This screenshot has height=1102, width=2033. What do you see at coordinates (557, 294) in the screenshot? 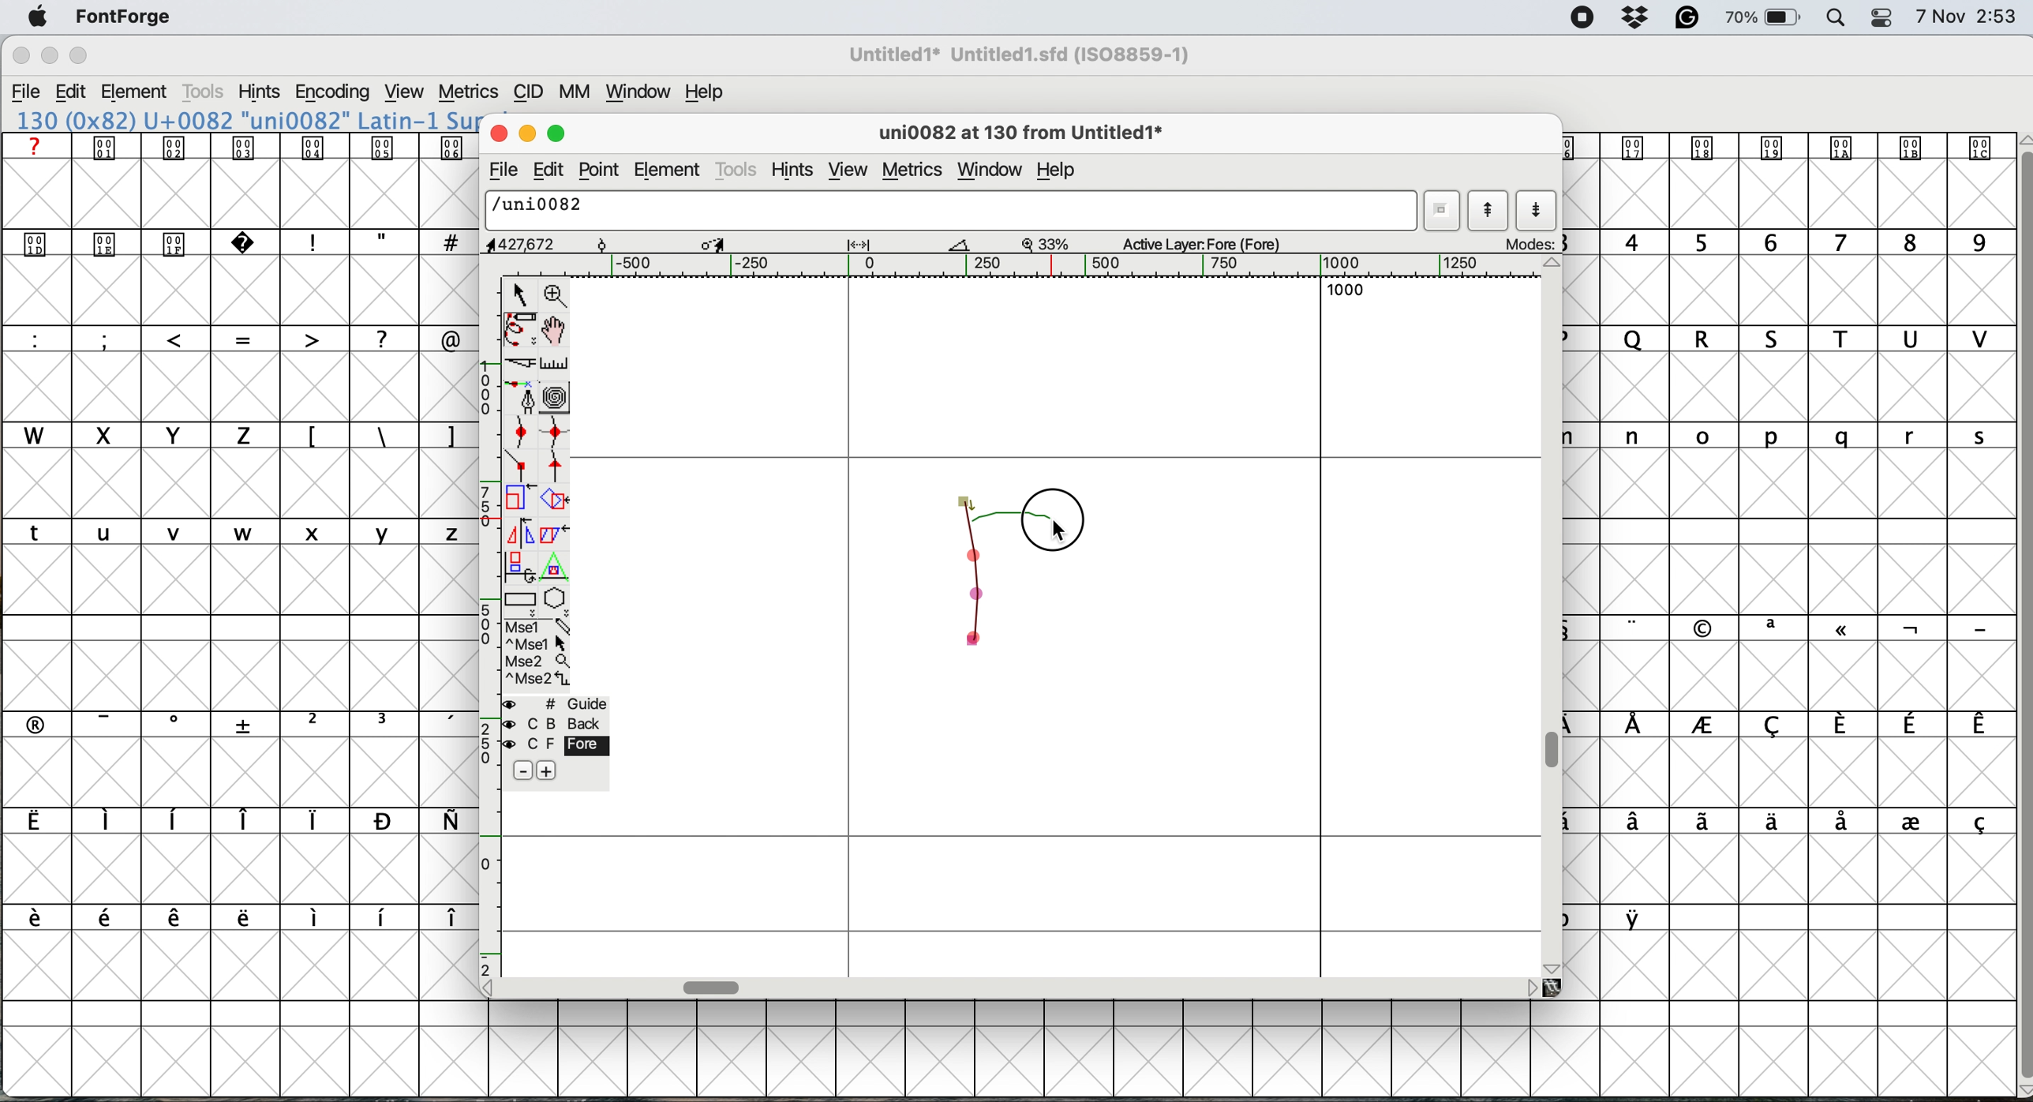
I see `zoom in` at bounding box center [557, 294].